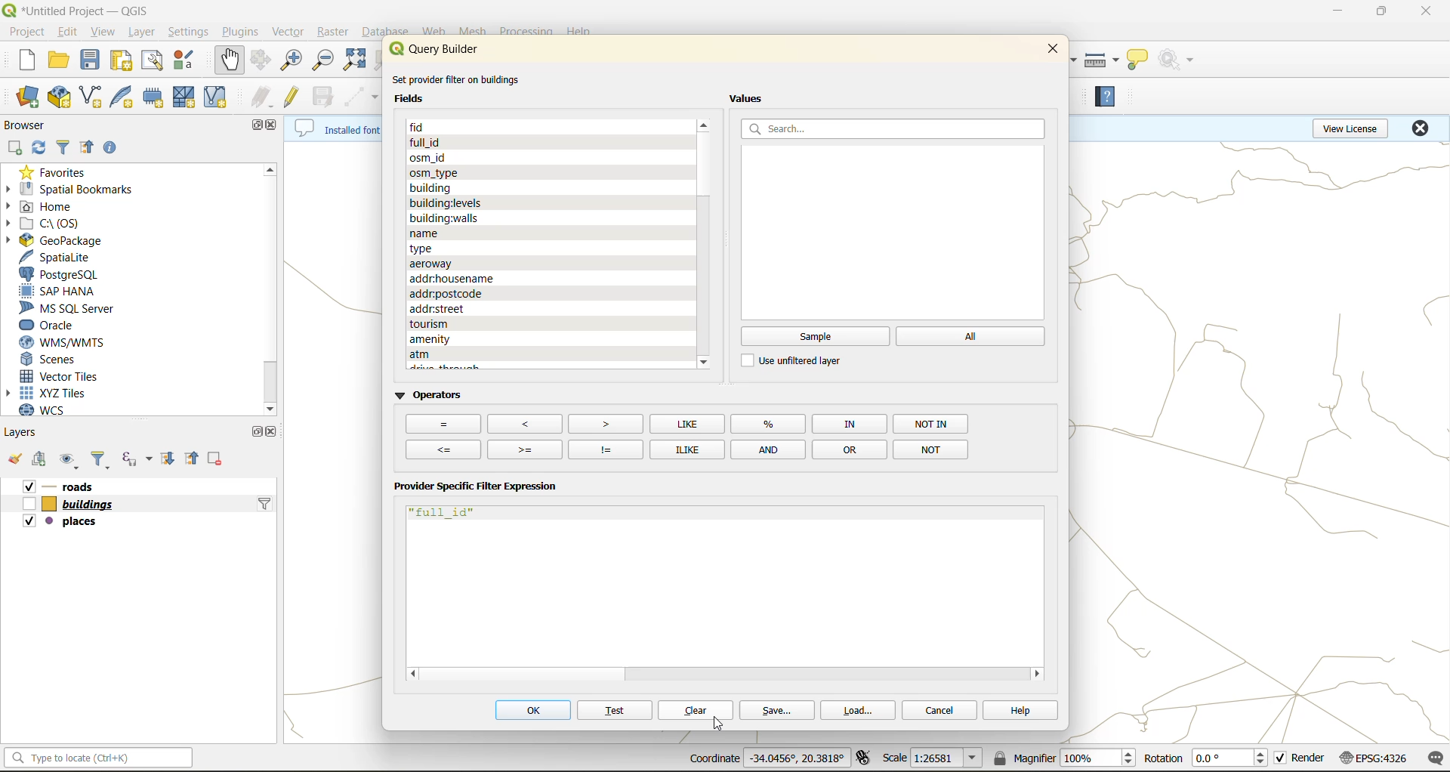 This screenshot has width=1450, height=772. I want to click on filter by expression, so click(137, 461).